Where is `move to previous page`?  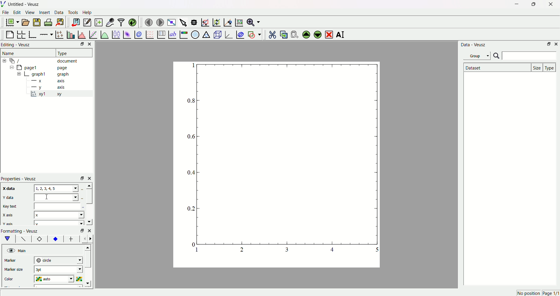
move to previous page is located at coordinates (148, 22).